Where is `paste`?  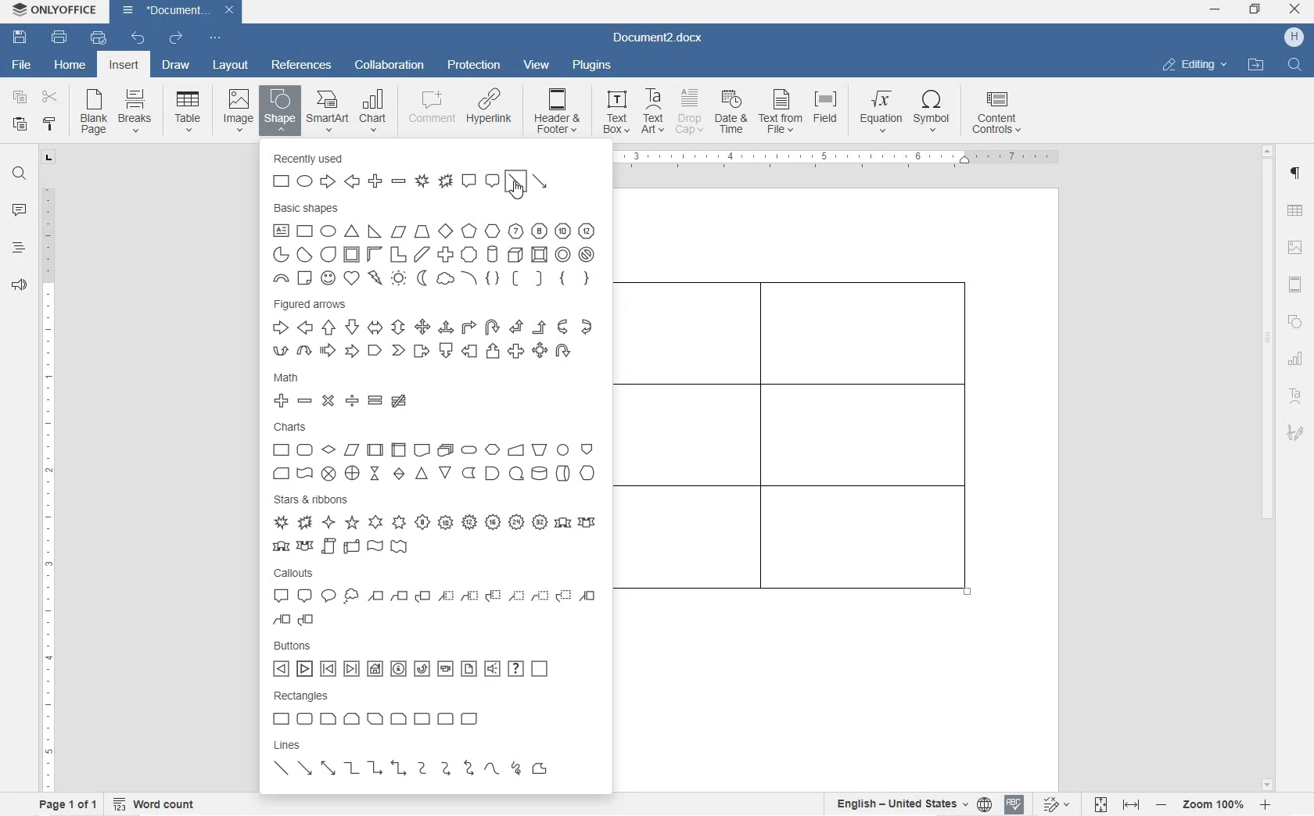 paste is located at coordinates (20, 124).